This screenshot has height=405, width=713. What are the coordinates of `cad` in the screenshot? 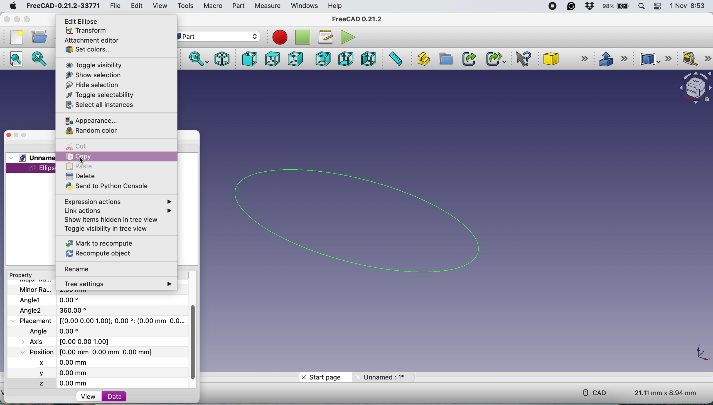 It's located at (596, 392).